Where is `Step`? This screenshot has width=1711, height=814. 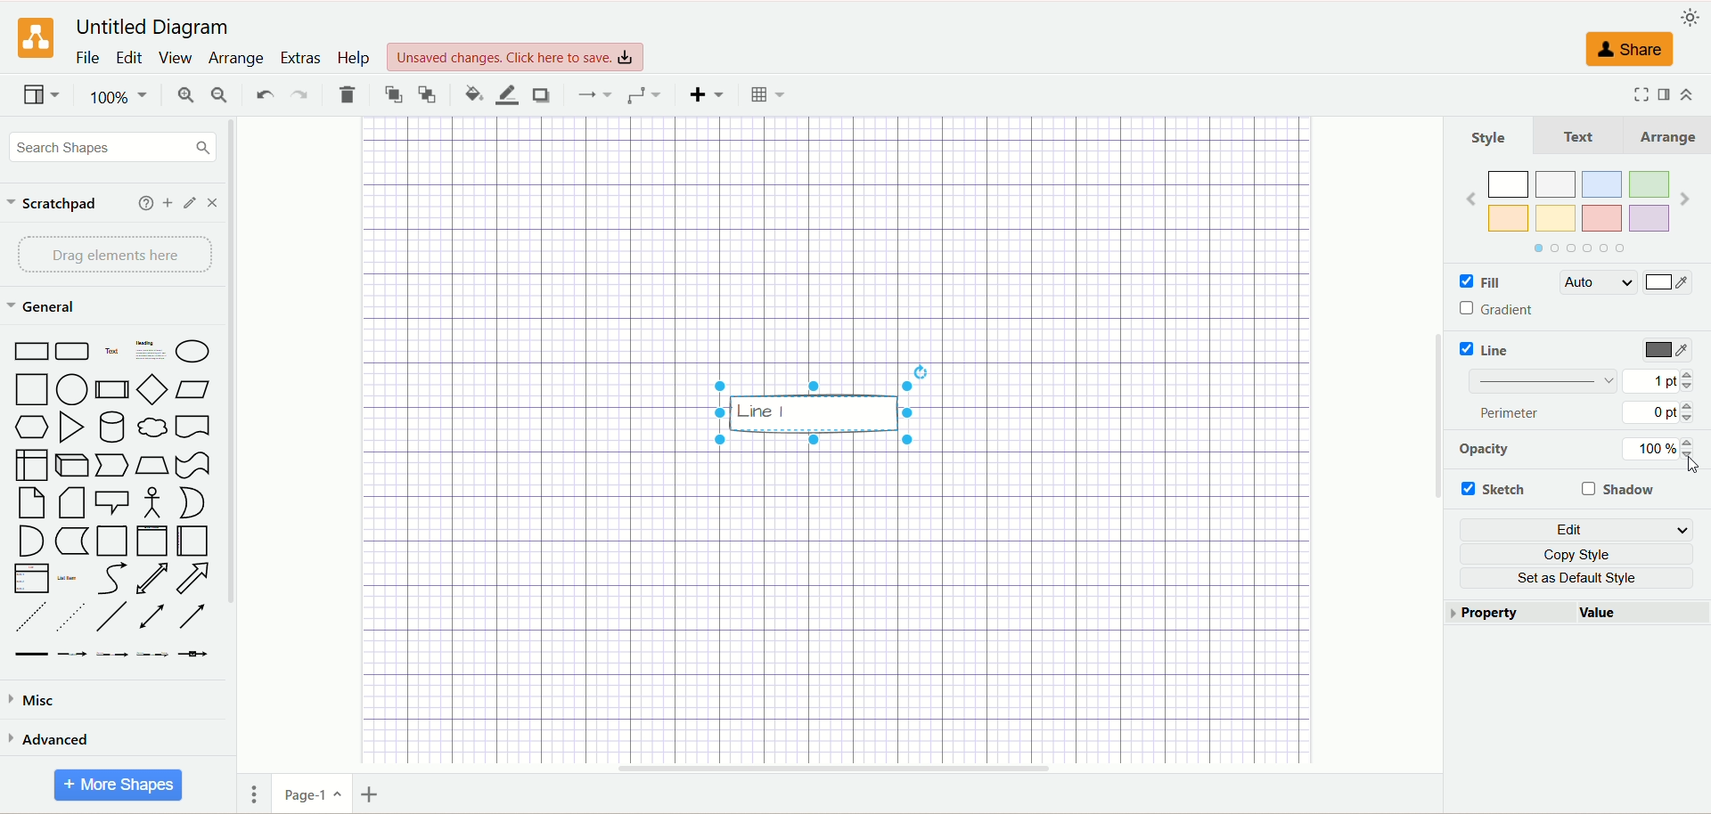
Step is located at coordinates (114, 466).